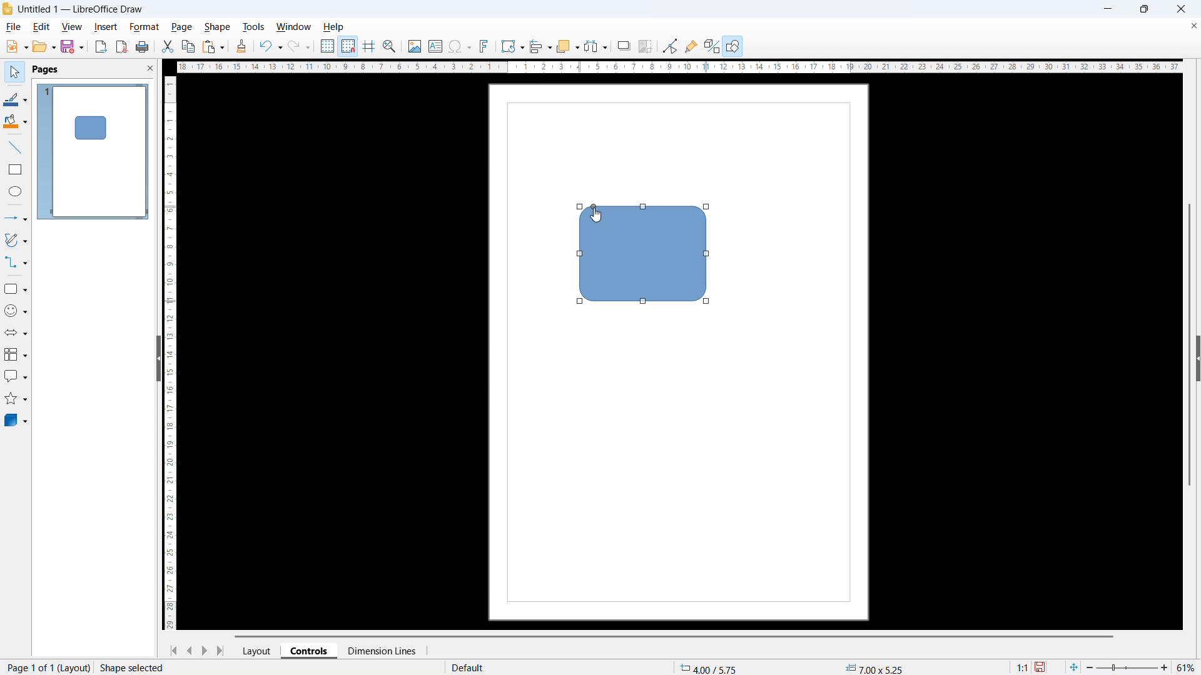 The image size is (1201, 675). Describe the element at coordinates (567, 47) in the screenshot. I see `arrange` at that location.